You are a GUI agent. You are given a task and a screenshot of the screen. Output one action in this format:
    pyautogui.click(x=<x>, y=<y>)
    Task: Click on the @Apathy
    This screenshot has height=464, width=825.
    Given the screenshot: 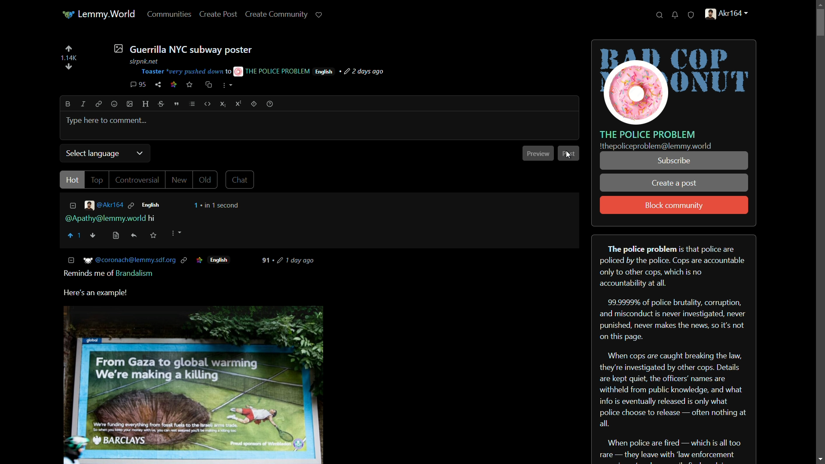 What is the action you would take?
    pyautogui.click(x=102, y=121)
    